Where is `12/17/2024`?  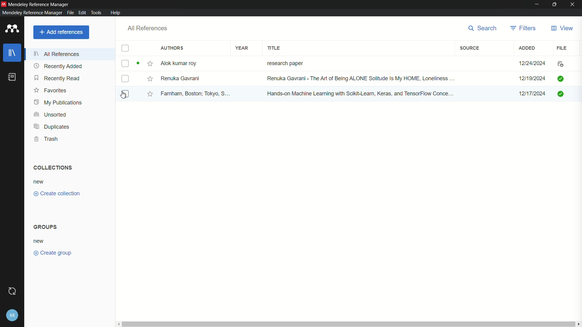 12/17/2024 is located at coordinates (532, 94).